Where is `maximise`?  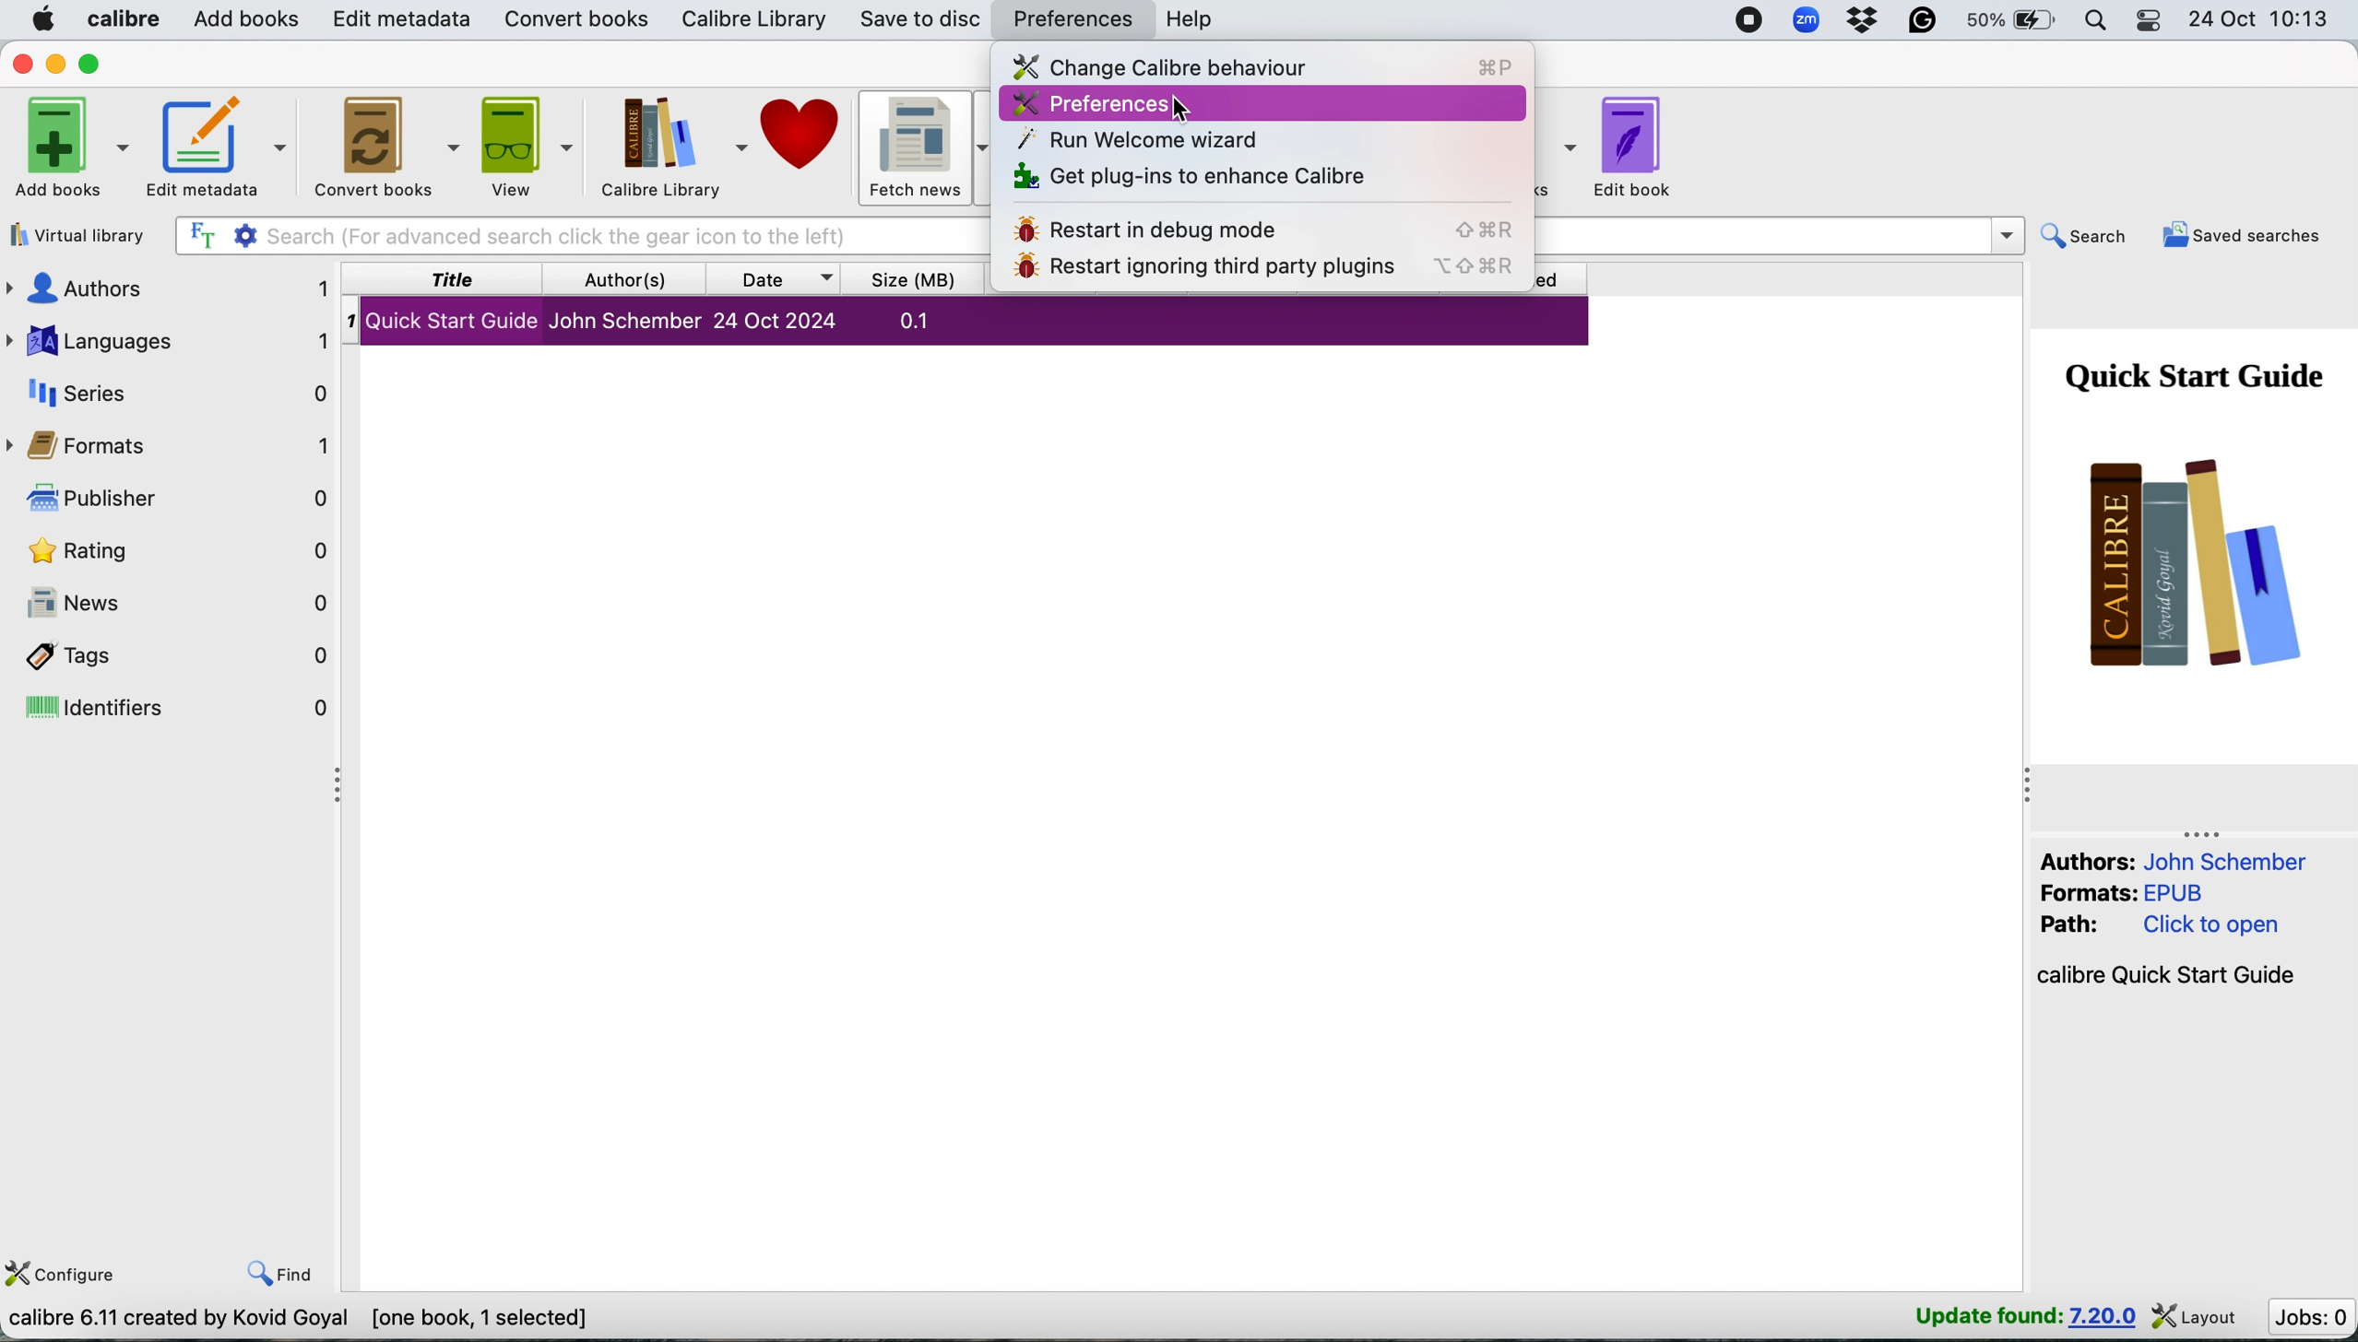
maximise is located at coordinates (97, 64).